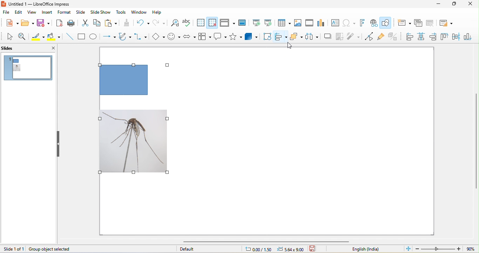  I want to click on start from current slide, so click(269, 23).